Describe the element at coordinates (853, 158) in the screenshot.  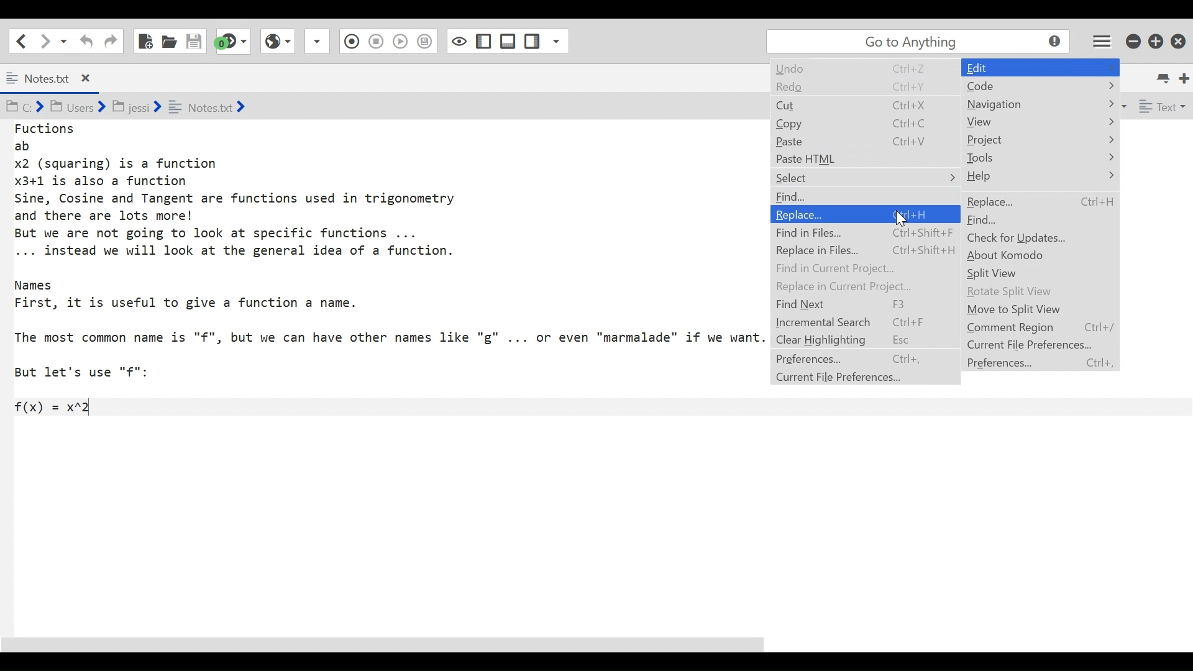
I see `Paste HTML` at that location.